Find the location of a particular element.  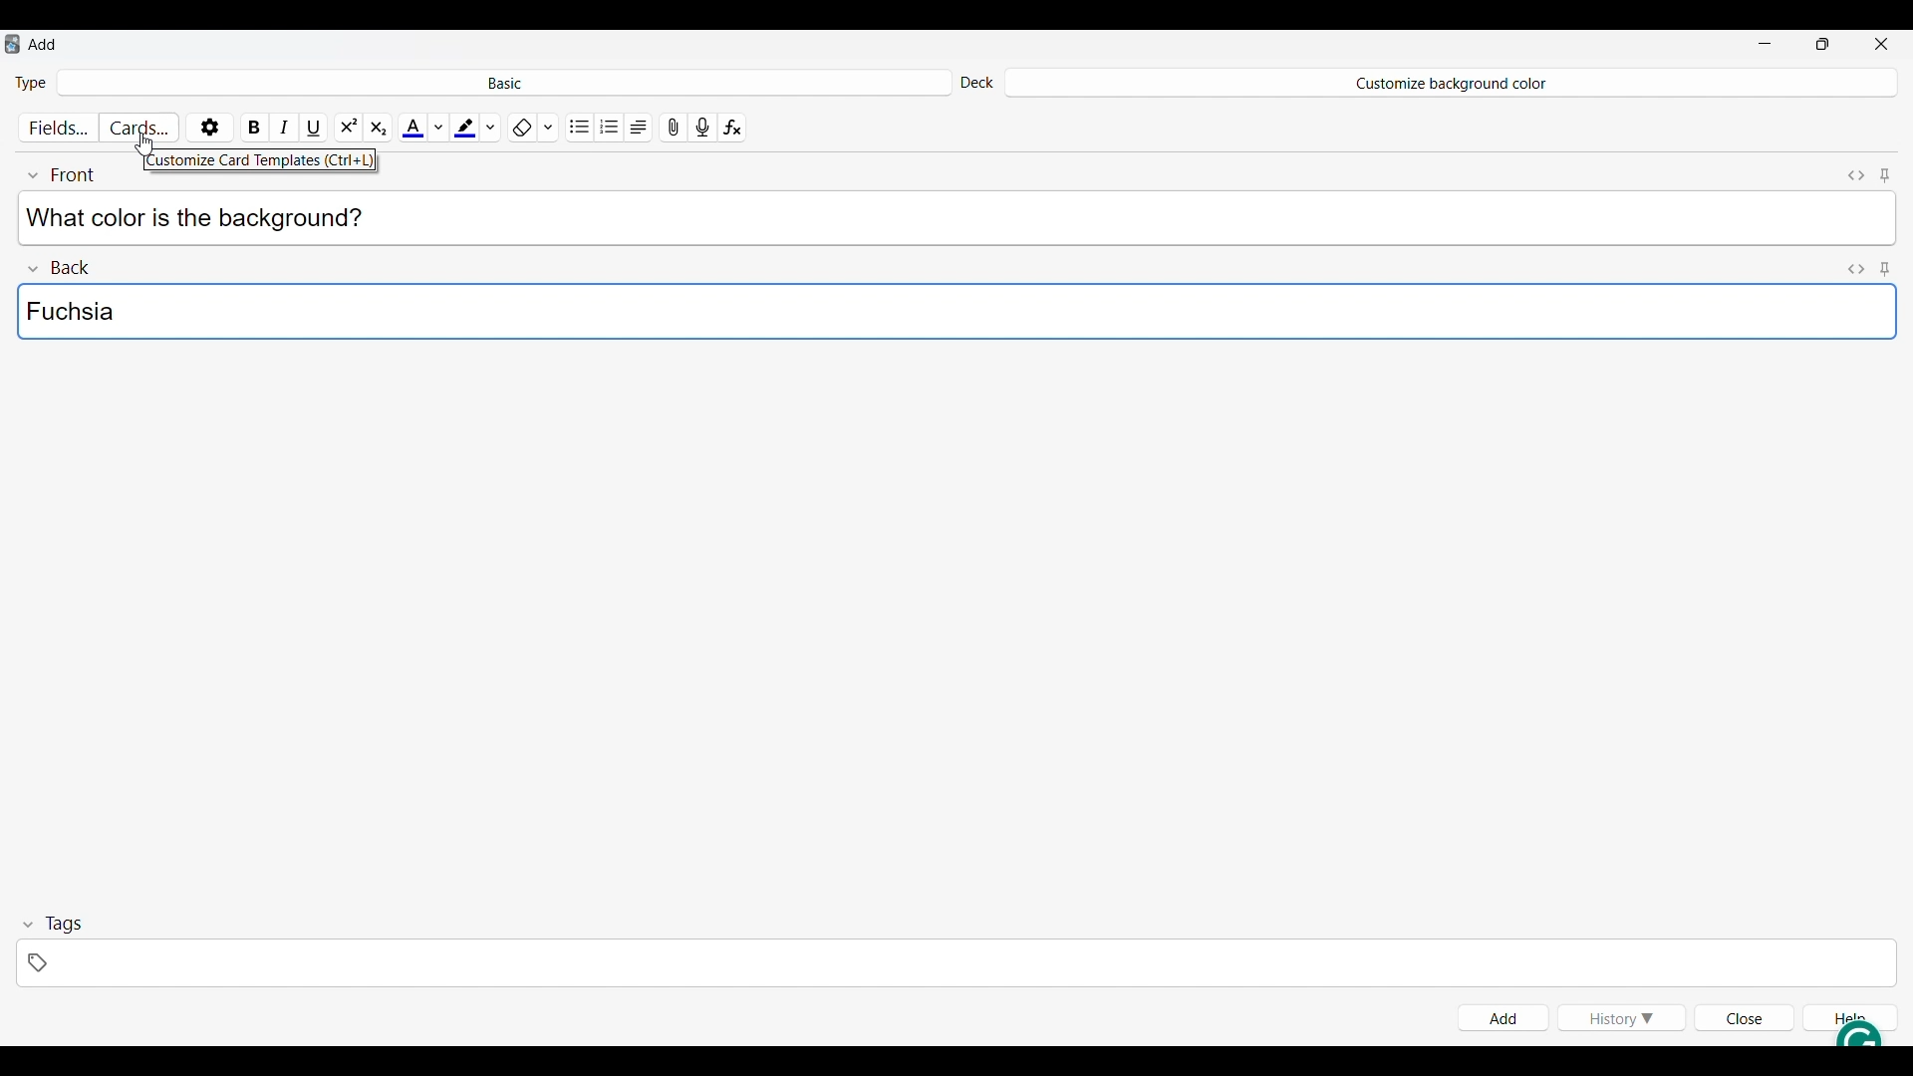

Selected highlight color is located at coordinates (464, 124).